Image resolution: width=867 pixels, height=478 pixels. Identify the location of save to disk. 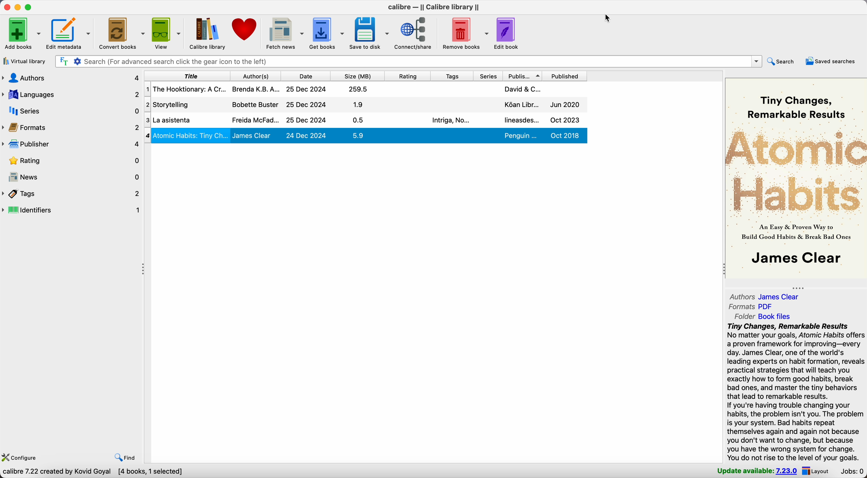
(370, 32).